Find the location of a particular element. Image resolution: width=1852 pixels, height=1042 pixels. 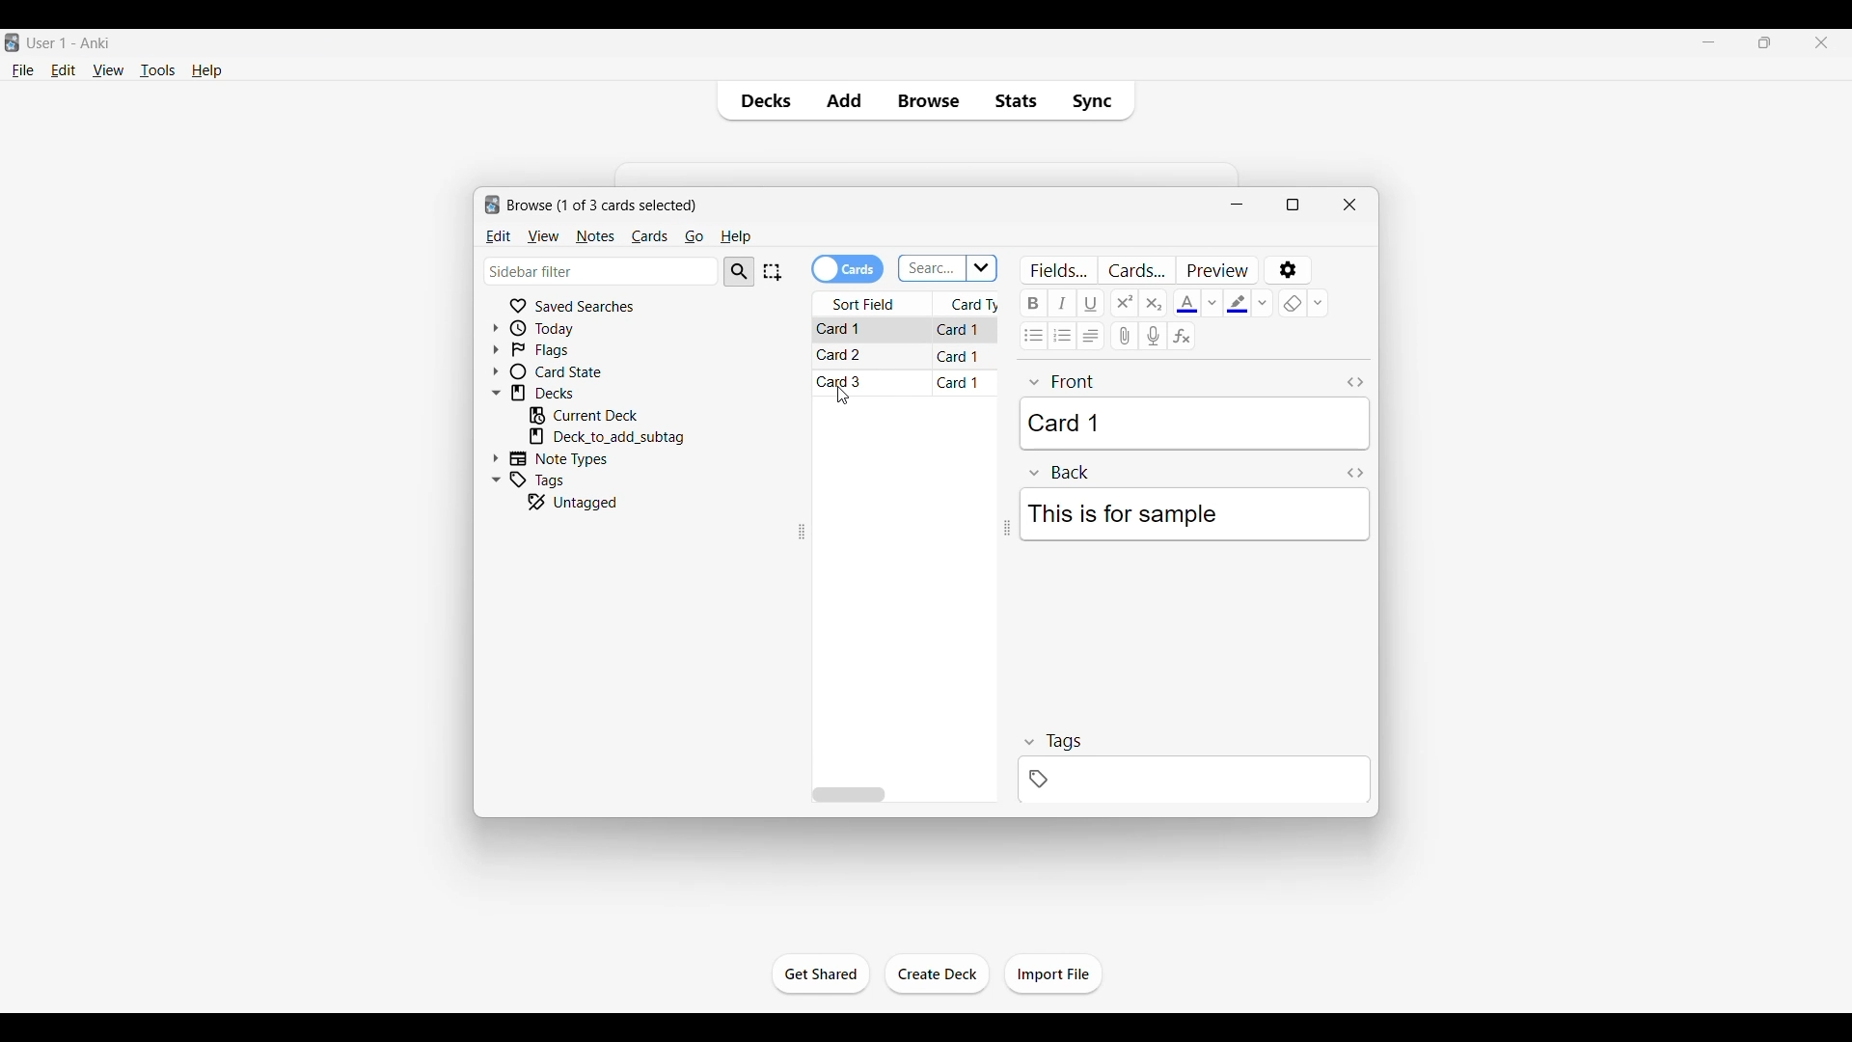

Sync is located at coordinates (1097, 100).